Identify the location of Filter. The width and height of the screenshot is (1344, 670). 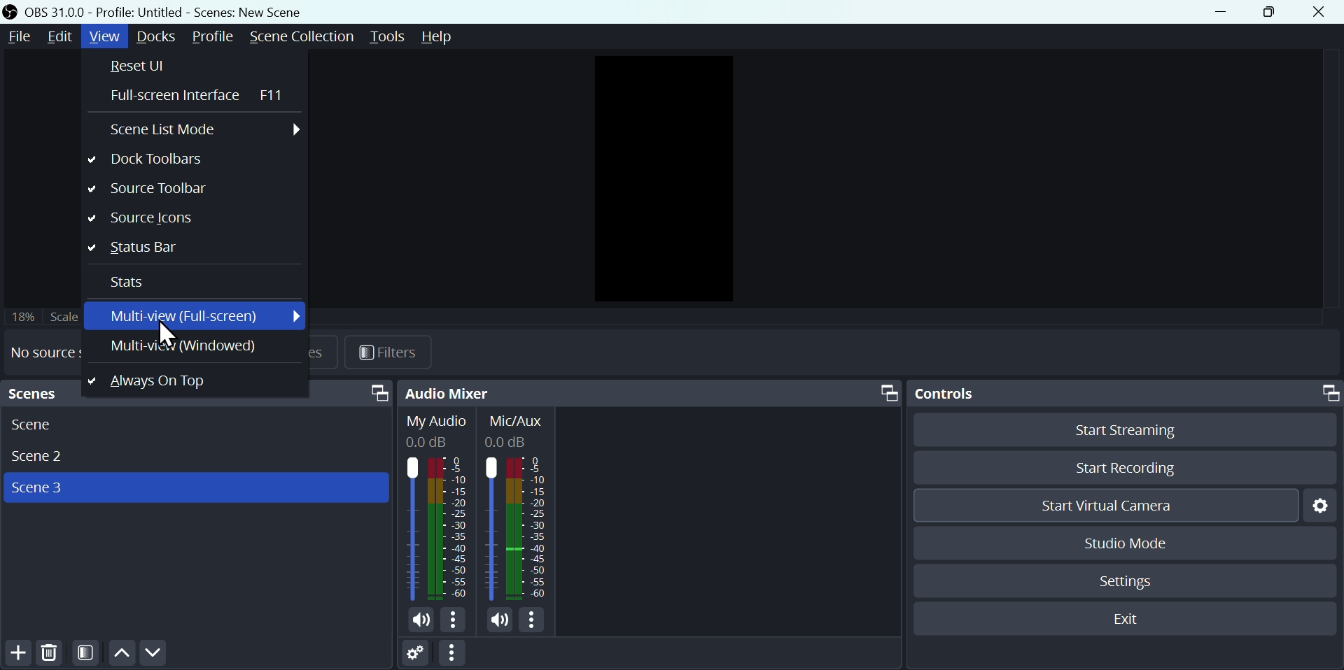
(393, 351).